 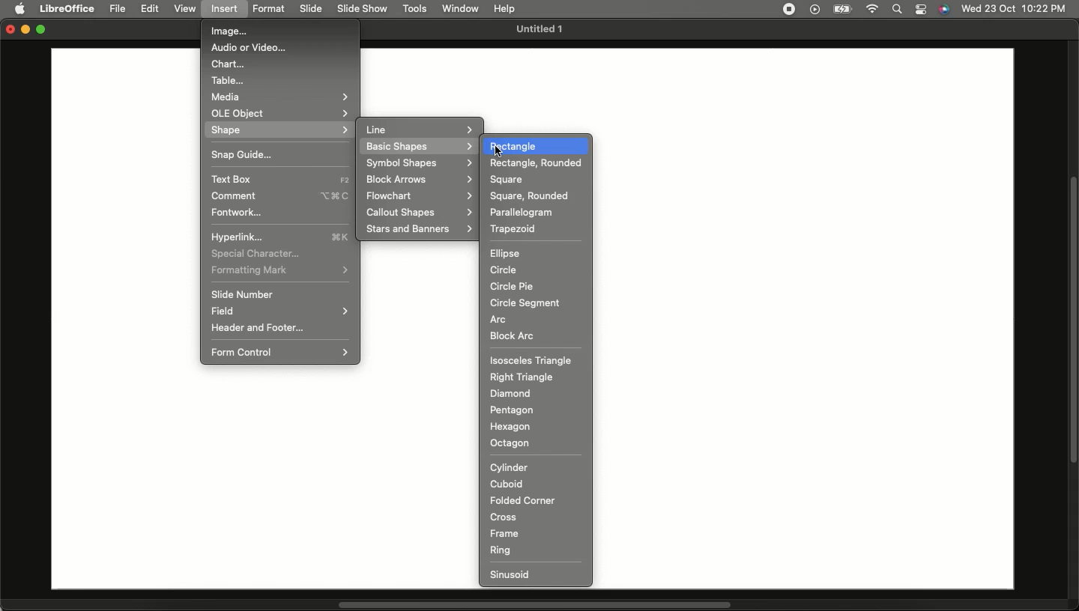 I want to click on Right triangle, so click(x=523, y=378).